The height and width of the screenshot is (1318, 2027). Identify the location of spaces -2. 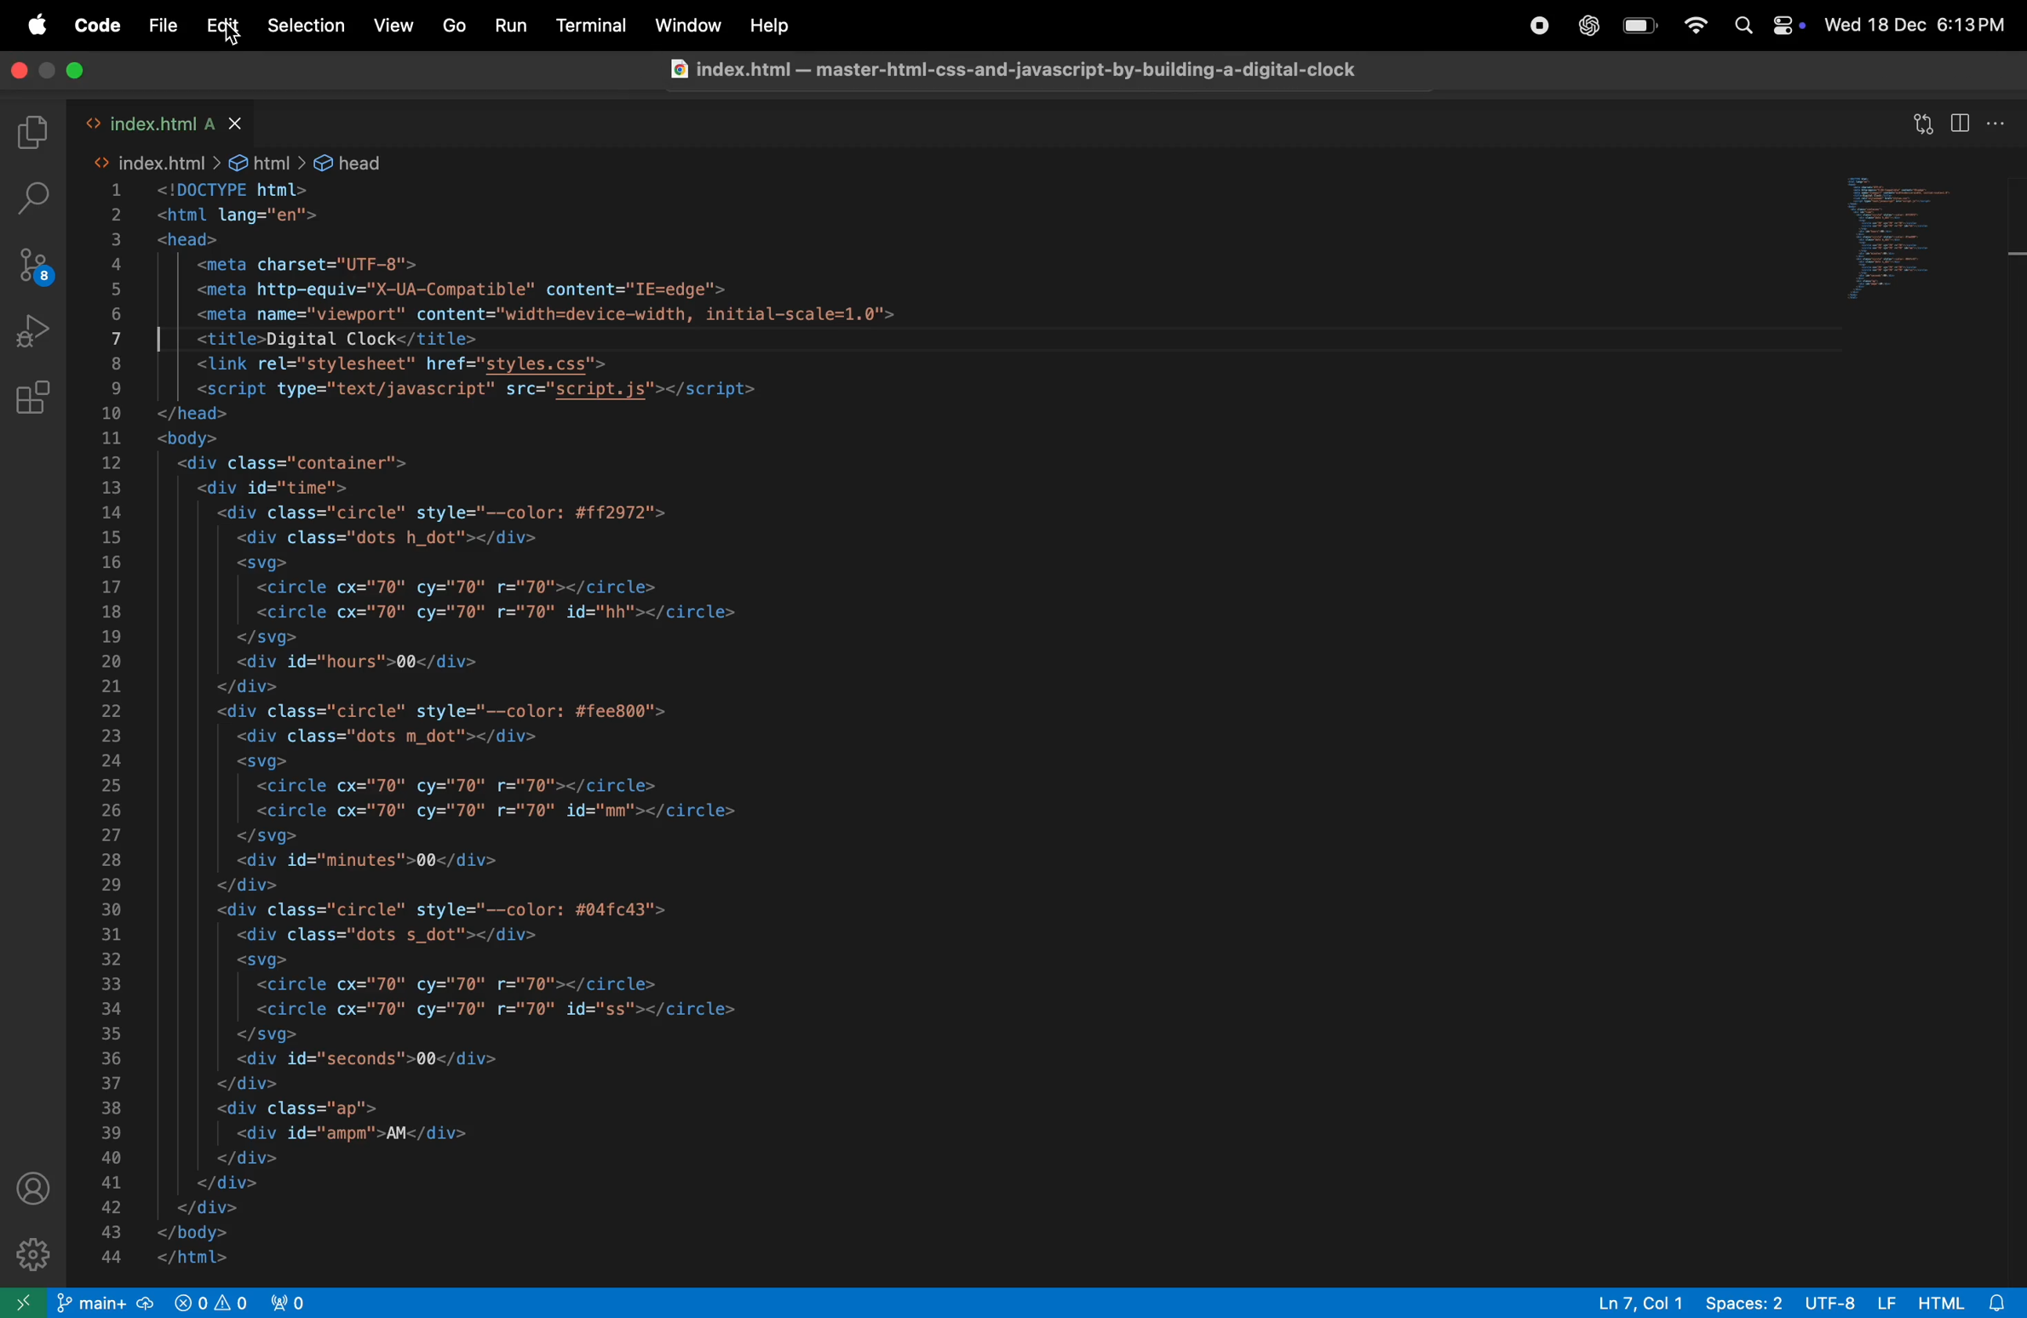
(1743, 1301).